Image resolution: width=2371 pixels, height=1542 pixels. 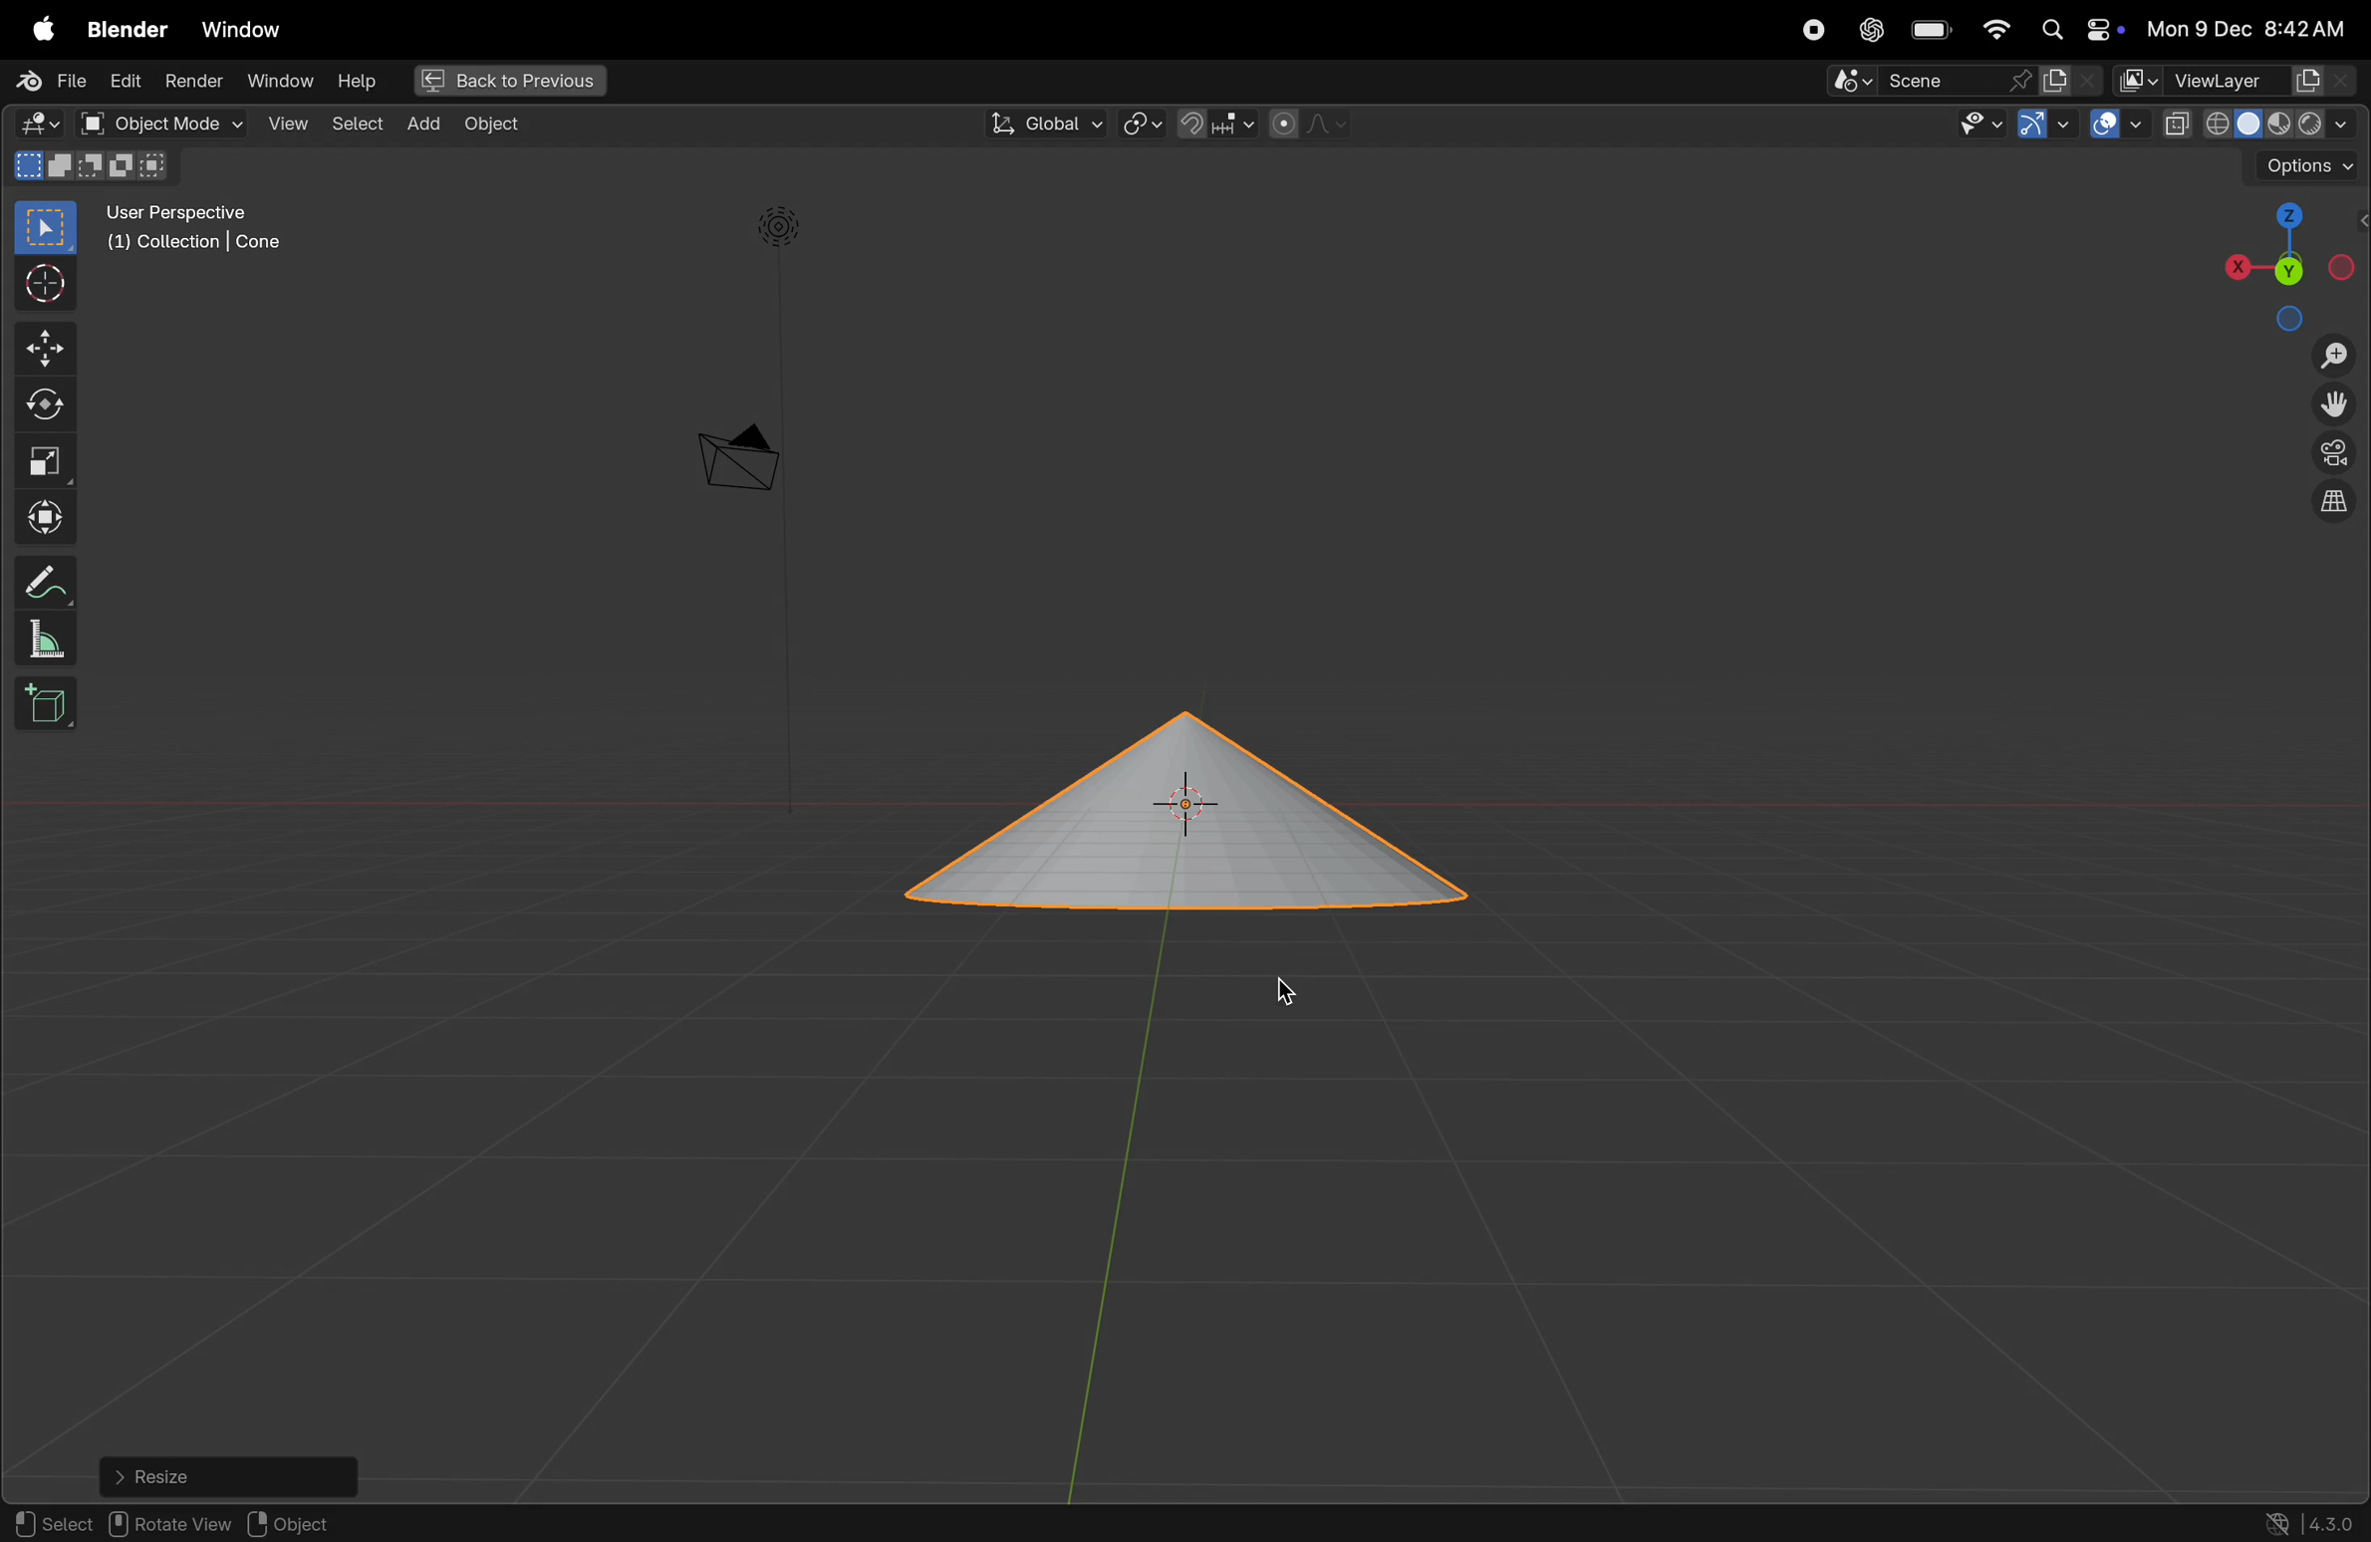 What do you see at coordinates (2334, 403) in the screenshot?
I see `move the view` at bounding box center [2334, 403].